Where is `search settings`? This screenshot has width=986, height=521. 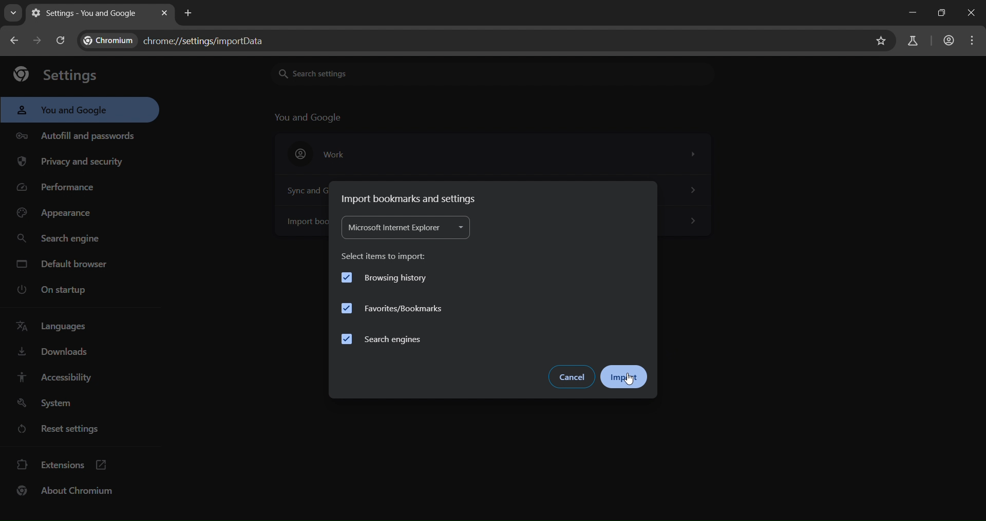
search settings is located at coordinates (354, 73).